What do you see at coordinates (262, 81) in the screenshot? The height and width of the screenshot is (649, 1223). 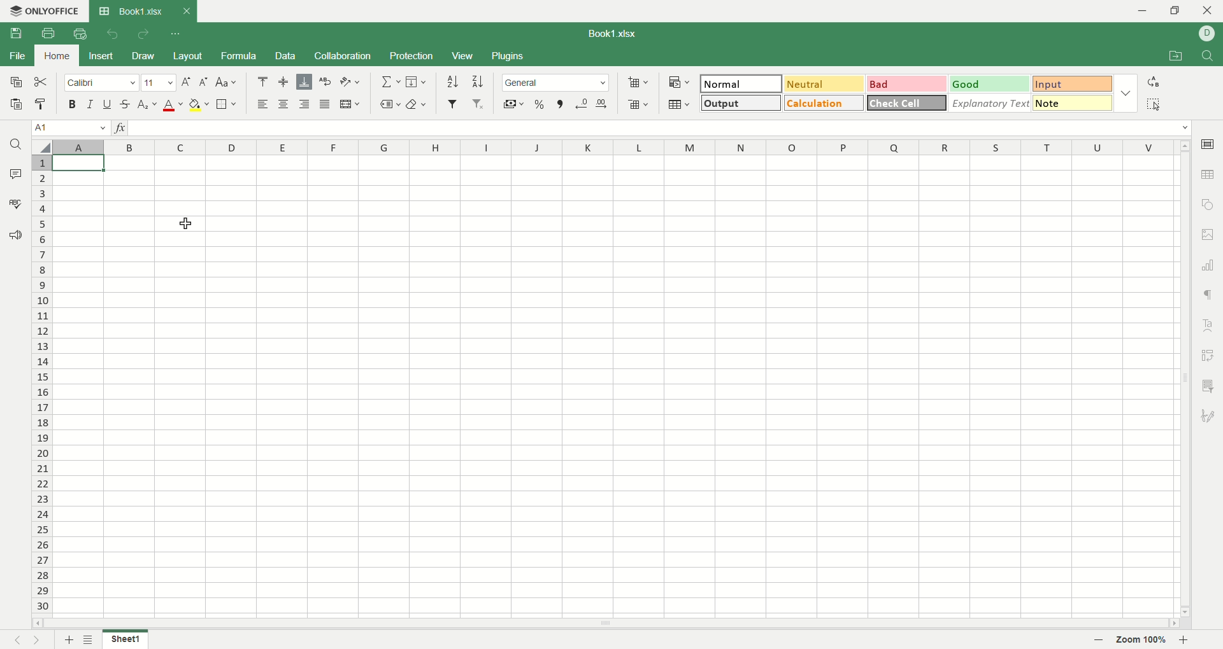 I see `align top` at bounding box center [262, 81].